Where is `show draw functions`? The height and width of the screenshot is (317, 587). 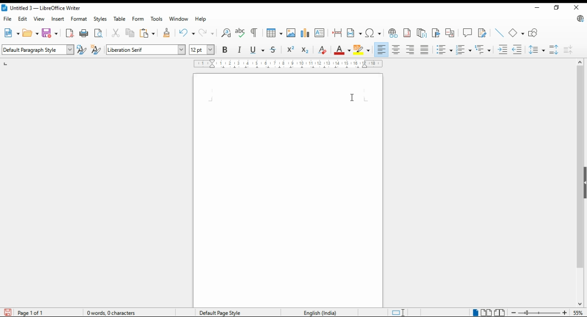
show draw functions is located at coordinates (534, 33).